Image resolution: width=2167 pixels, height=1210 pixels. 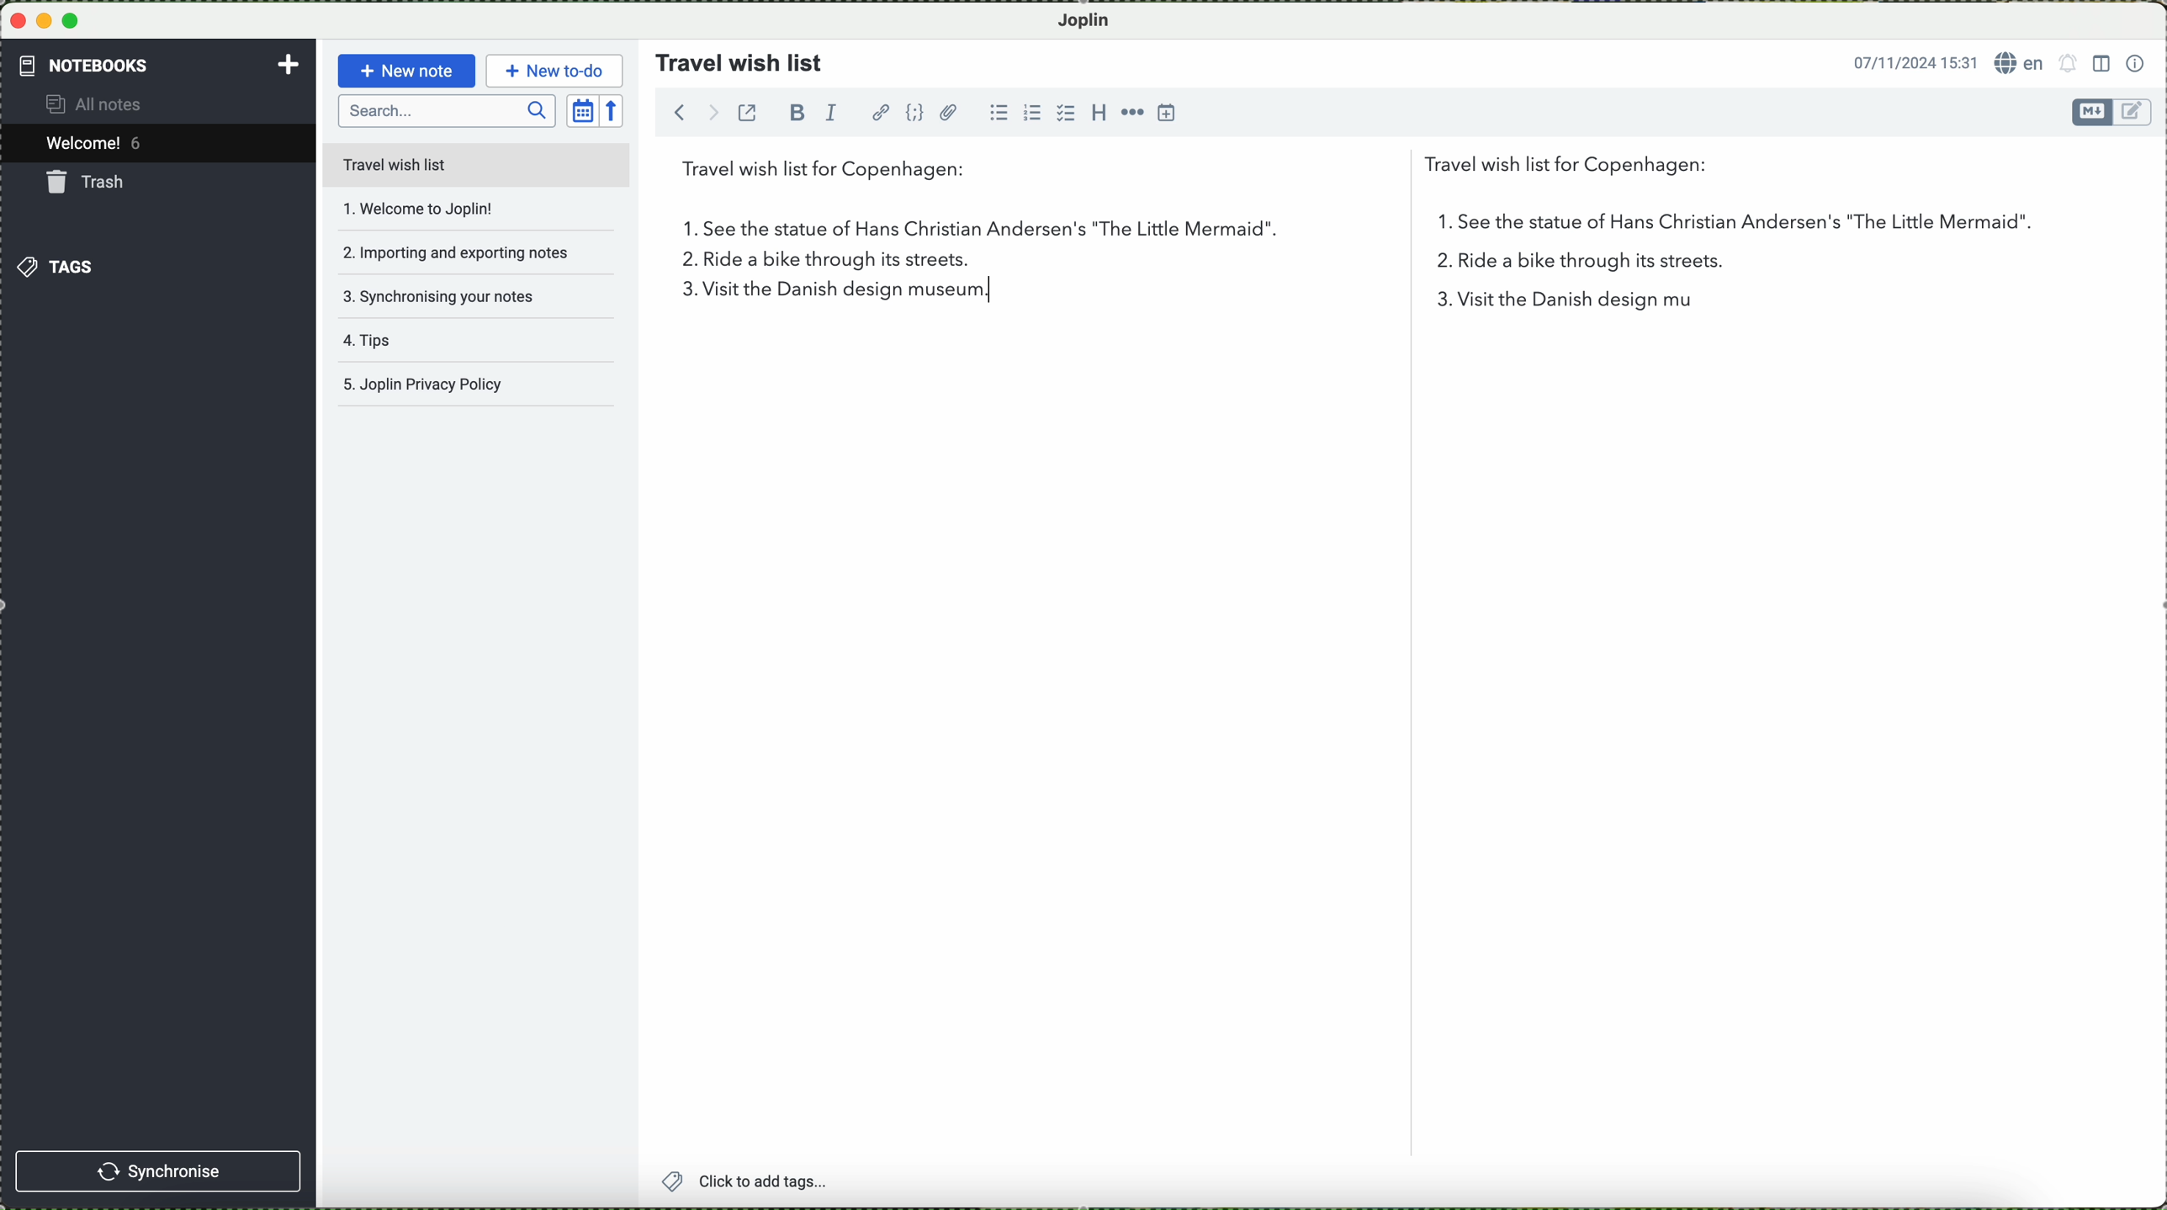 I want to click on synchronise button, so click(x=161, y=1170).